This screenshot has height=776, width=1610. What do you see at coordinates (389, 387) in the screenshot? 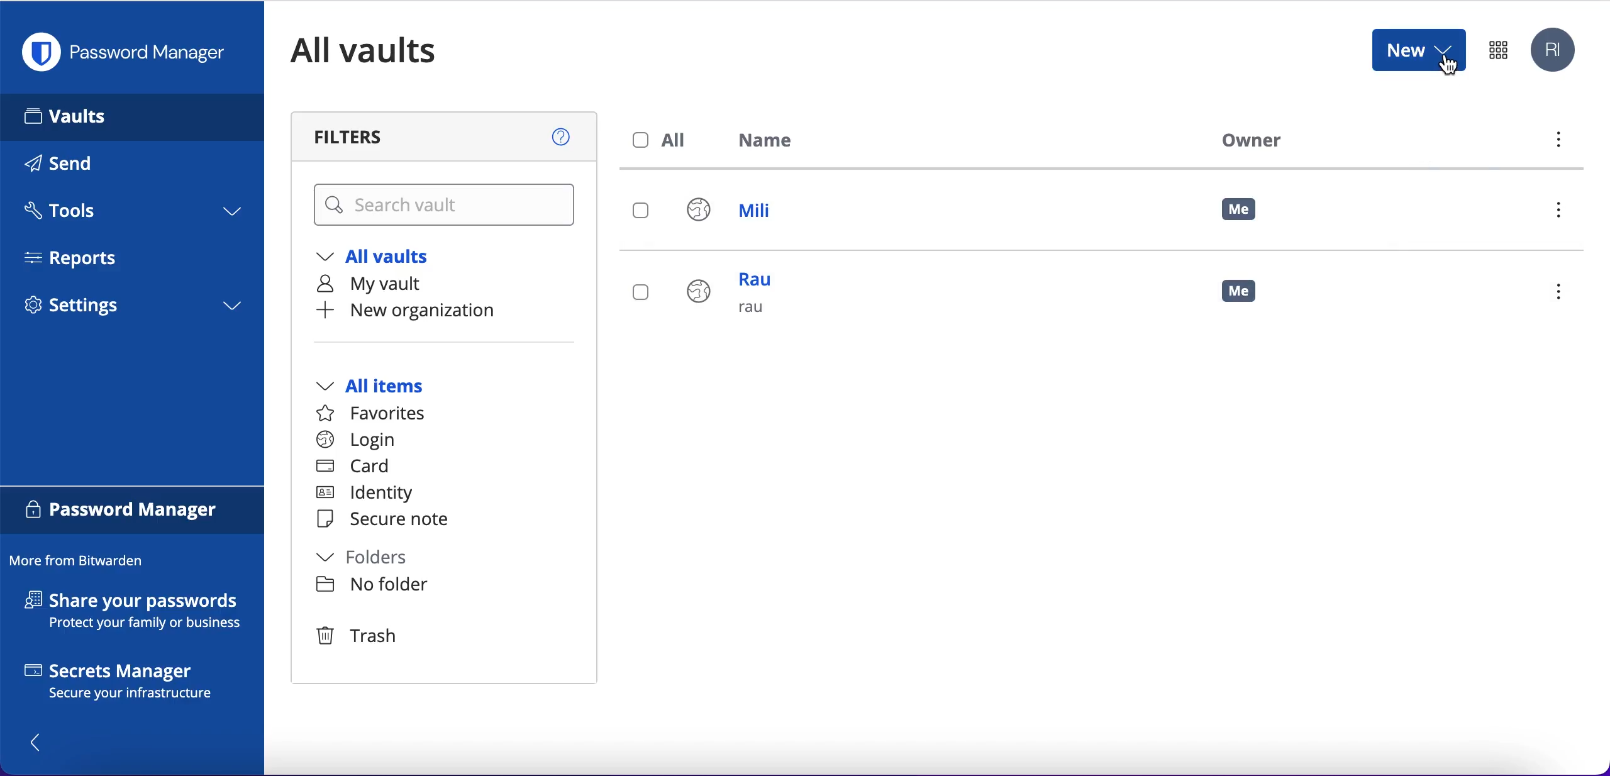
I see `all items` at bounding box center [389, 387].